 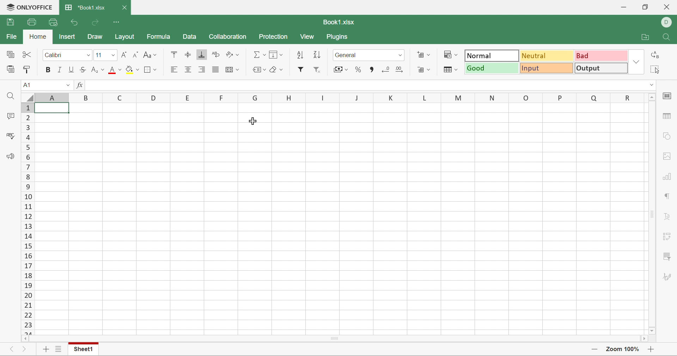 I want to click on Copy style, so click(x=27, y=69).